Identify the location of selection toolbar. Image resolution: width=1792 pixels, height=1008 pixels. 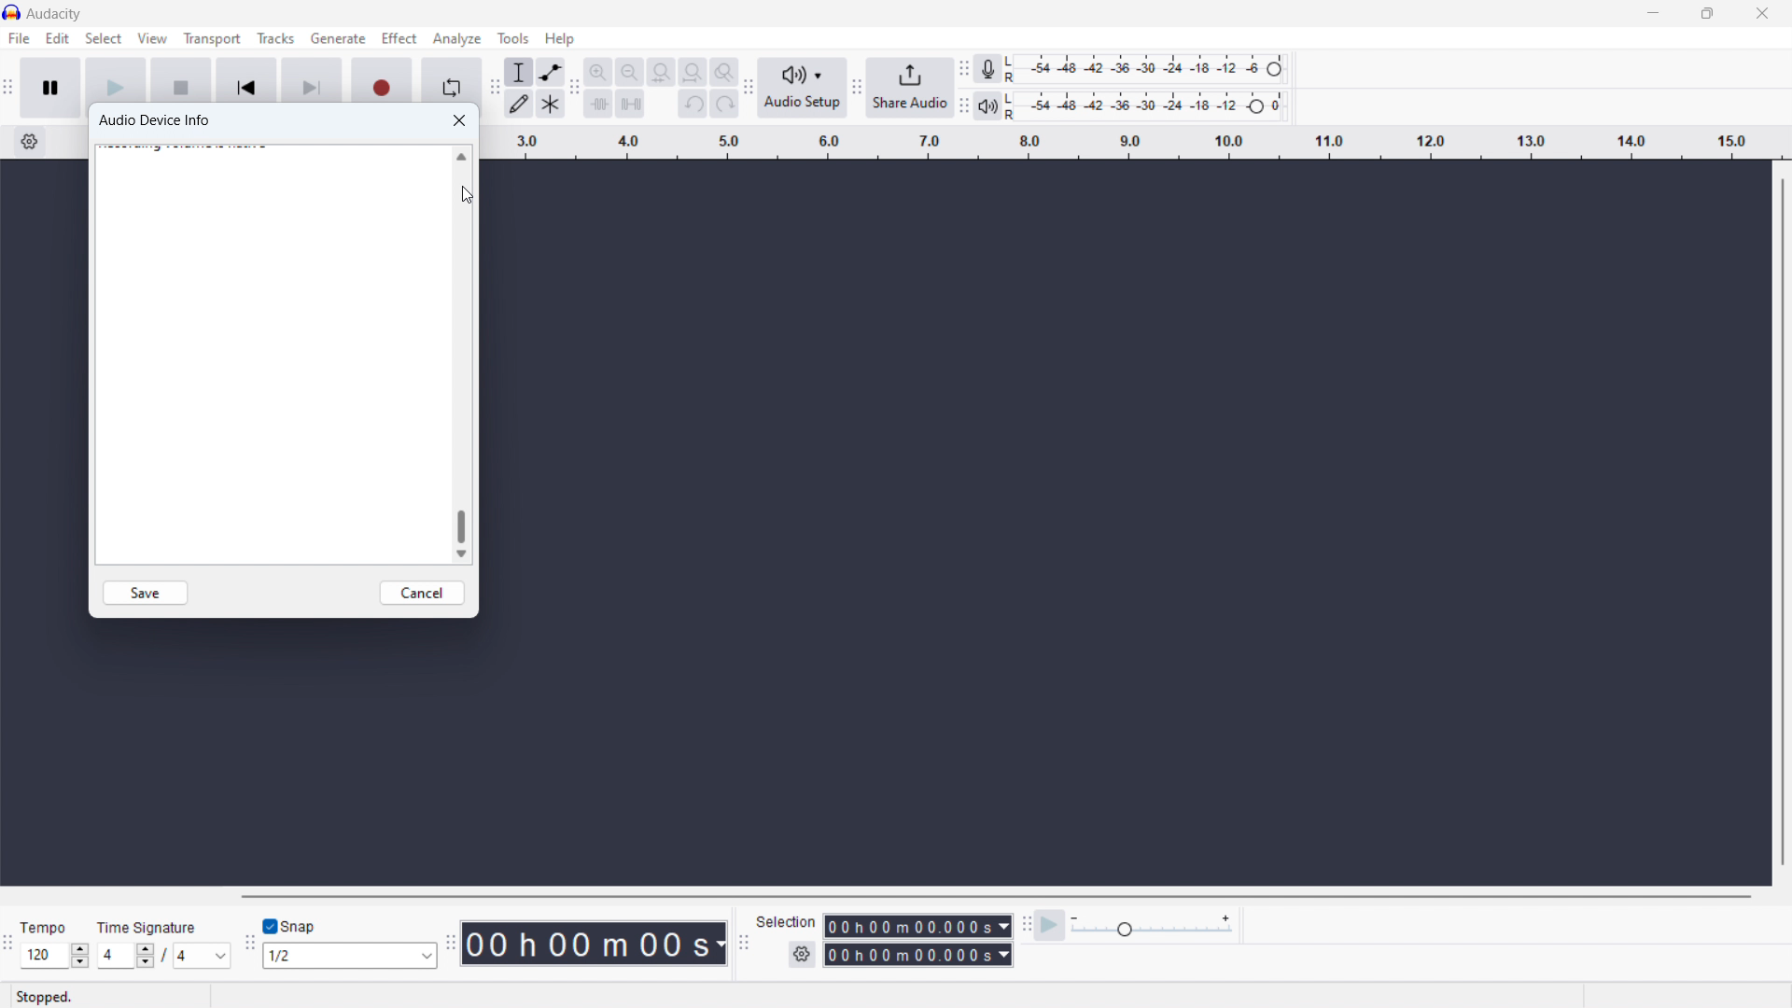
(746, 943).